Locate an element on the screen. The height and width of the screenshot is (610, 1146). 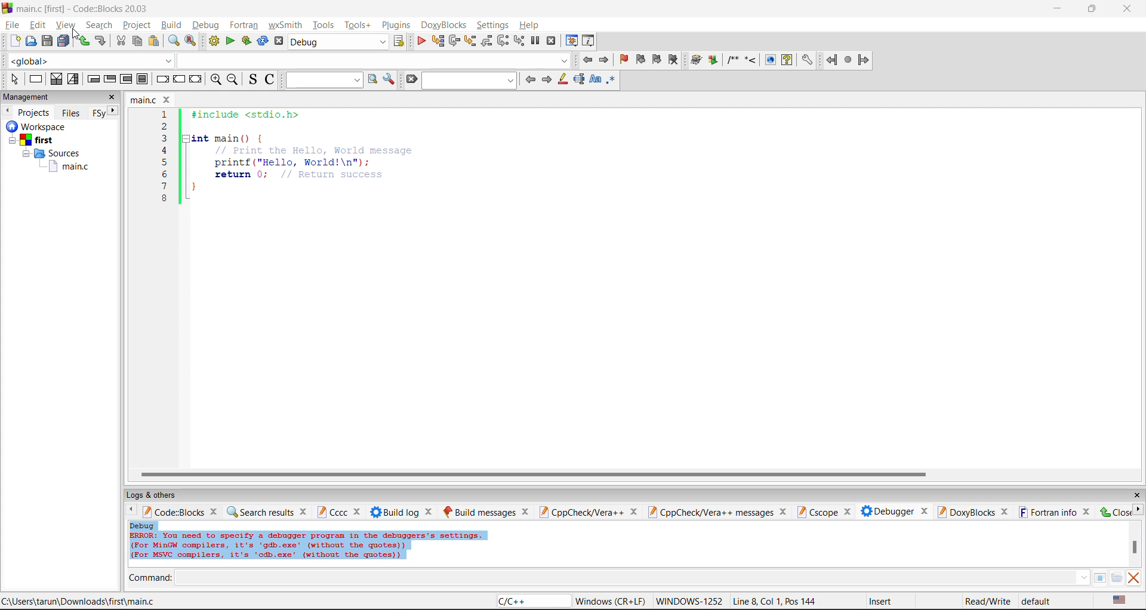
previous is located at coordinates (531, 79).